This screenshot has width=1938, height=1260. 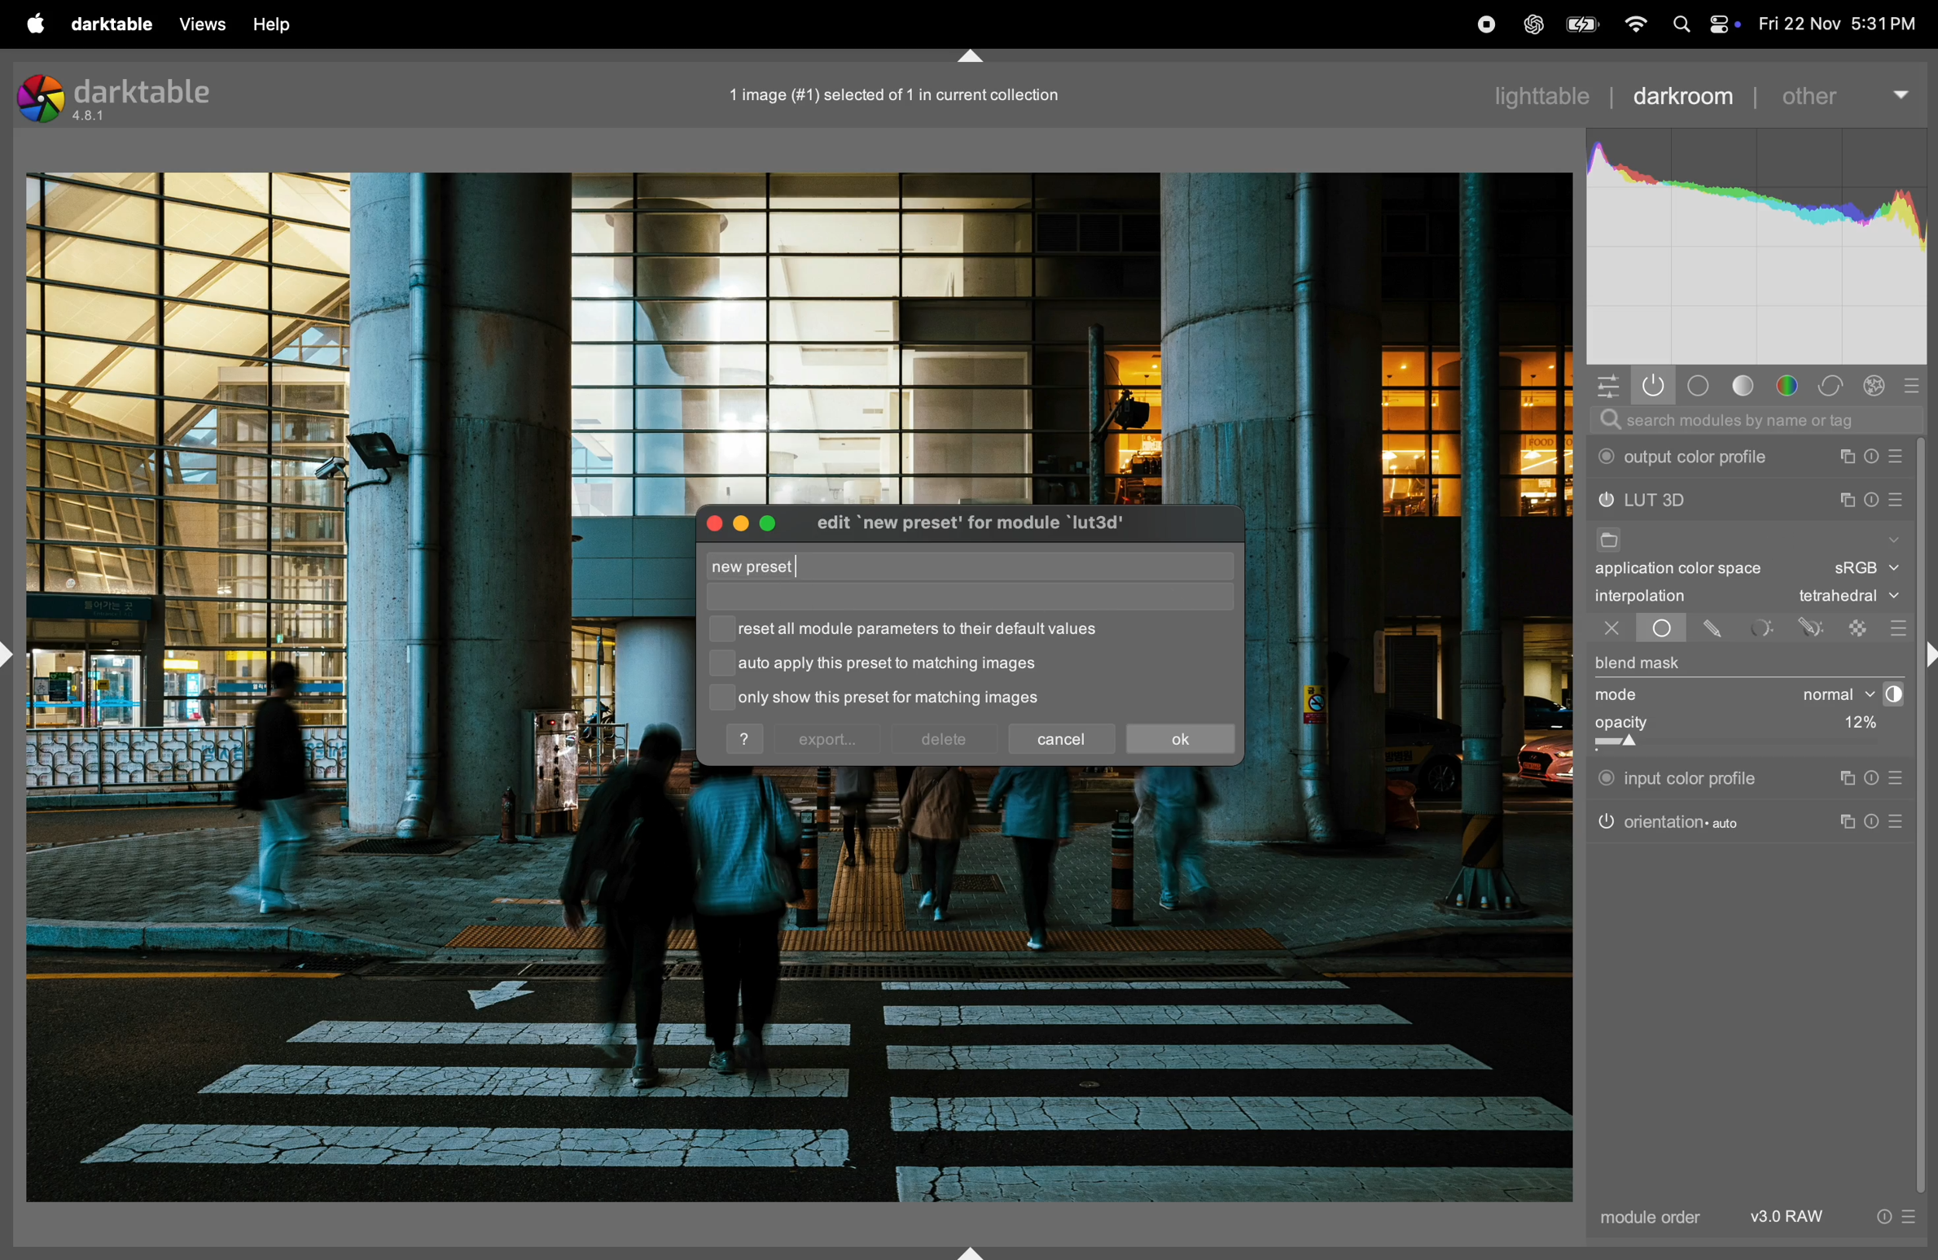 What do you see at coordinates (1604, 383) in the screenshot?
I see `quick access panel` at bounding box center [1604, 383].